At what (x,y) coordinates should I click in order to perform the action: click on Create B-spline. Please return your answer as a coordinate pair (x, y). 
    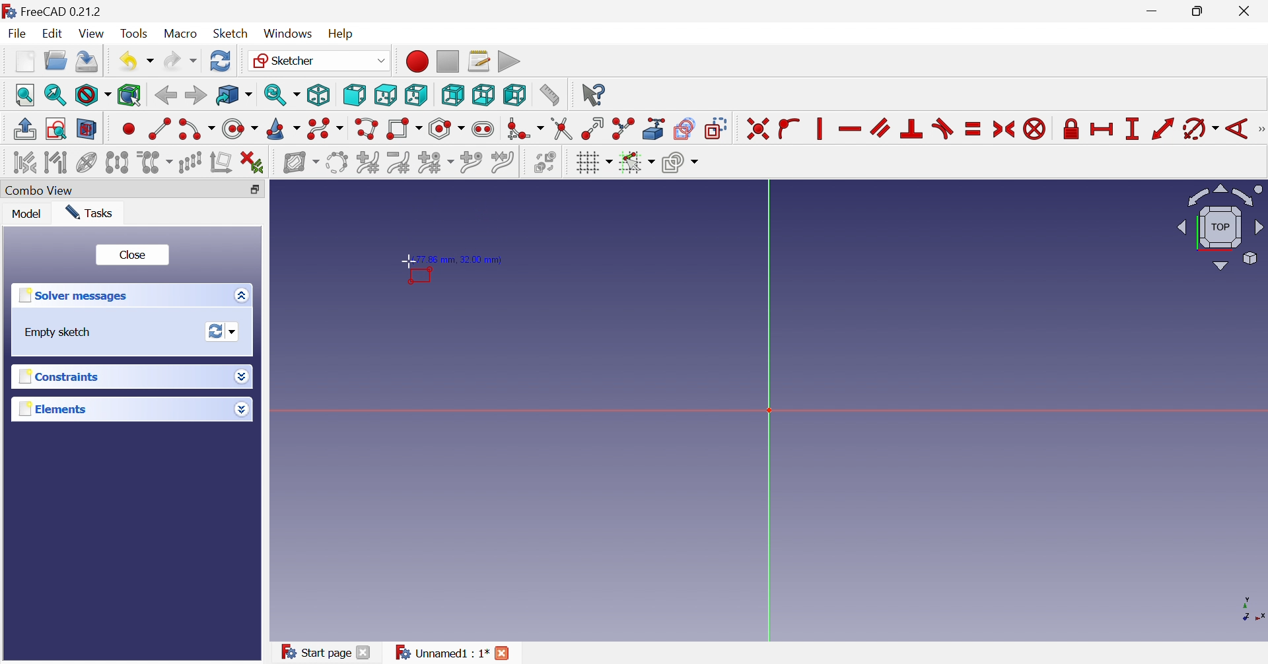
    Looking at the image, I should click on (326, 129).